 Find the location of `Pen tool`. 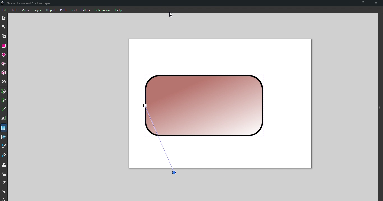

Pen tool is located at coordinates (4, 92).